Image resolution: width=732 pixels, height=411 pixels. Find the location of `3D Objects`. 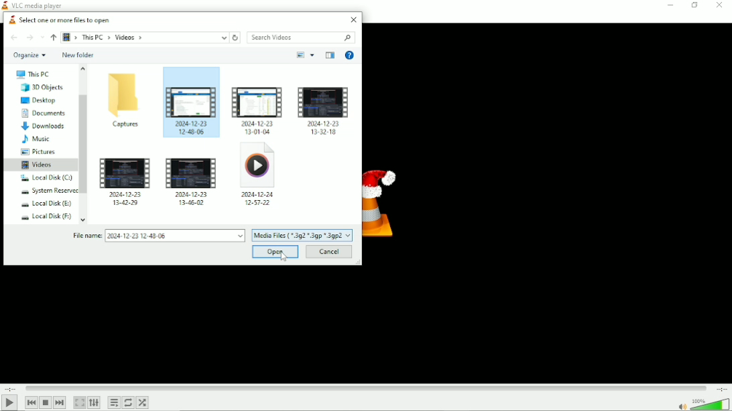

3D Objects is located at coordinates (40, 88).